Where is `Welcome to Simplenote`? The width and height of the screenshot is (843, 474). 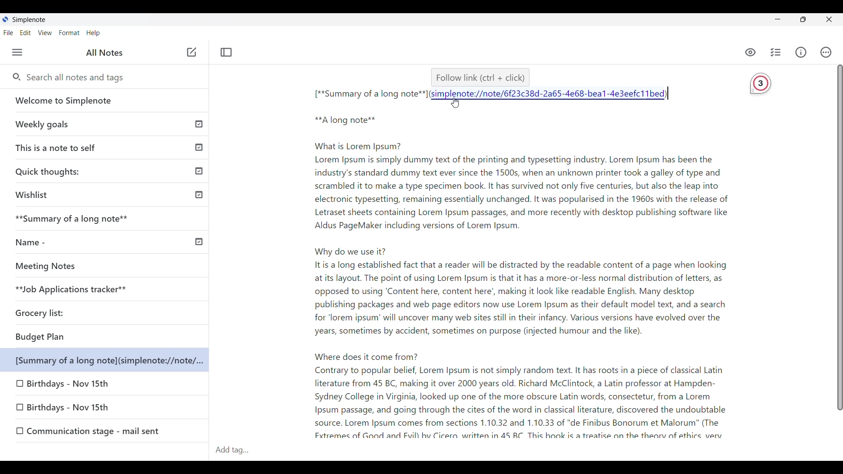
Welcome to Simplenote is located at coordinates (105, 101).